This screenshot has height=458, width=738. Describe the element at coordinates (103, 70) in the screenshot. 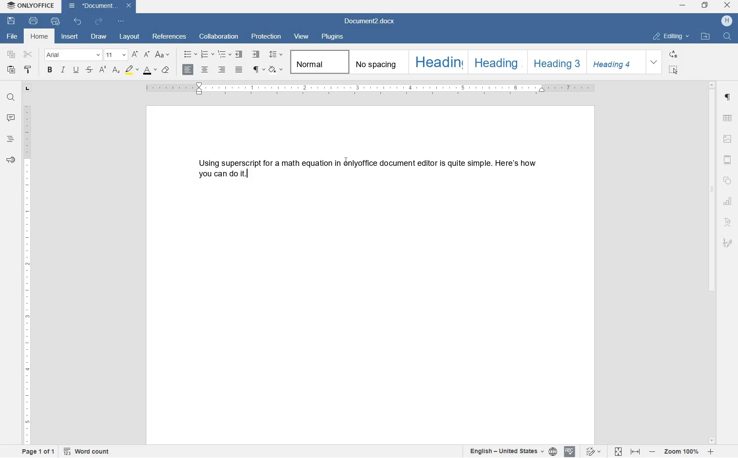

I see `superscript` at that location.